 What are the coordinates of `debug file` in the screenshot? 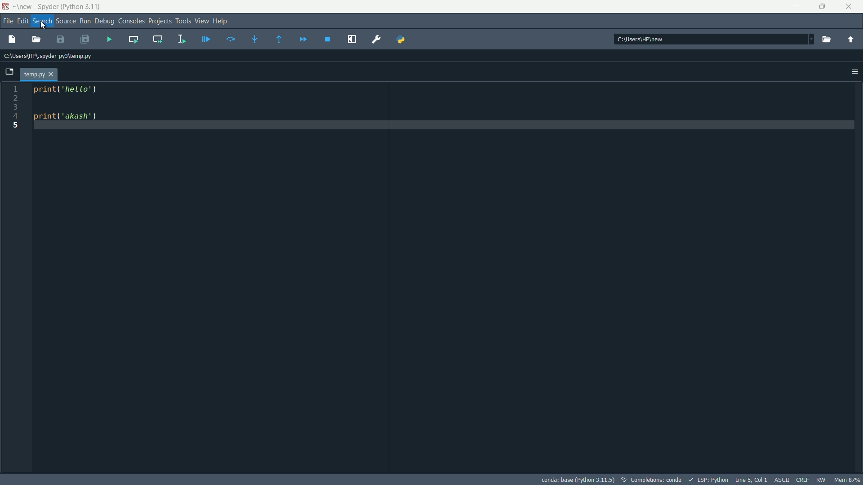 It's located at (109, 39).